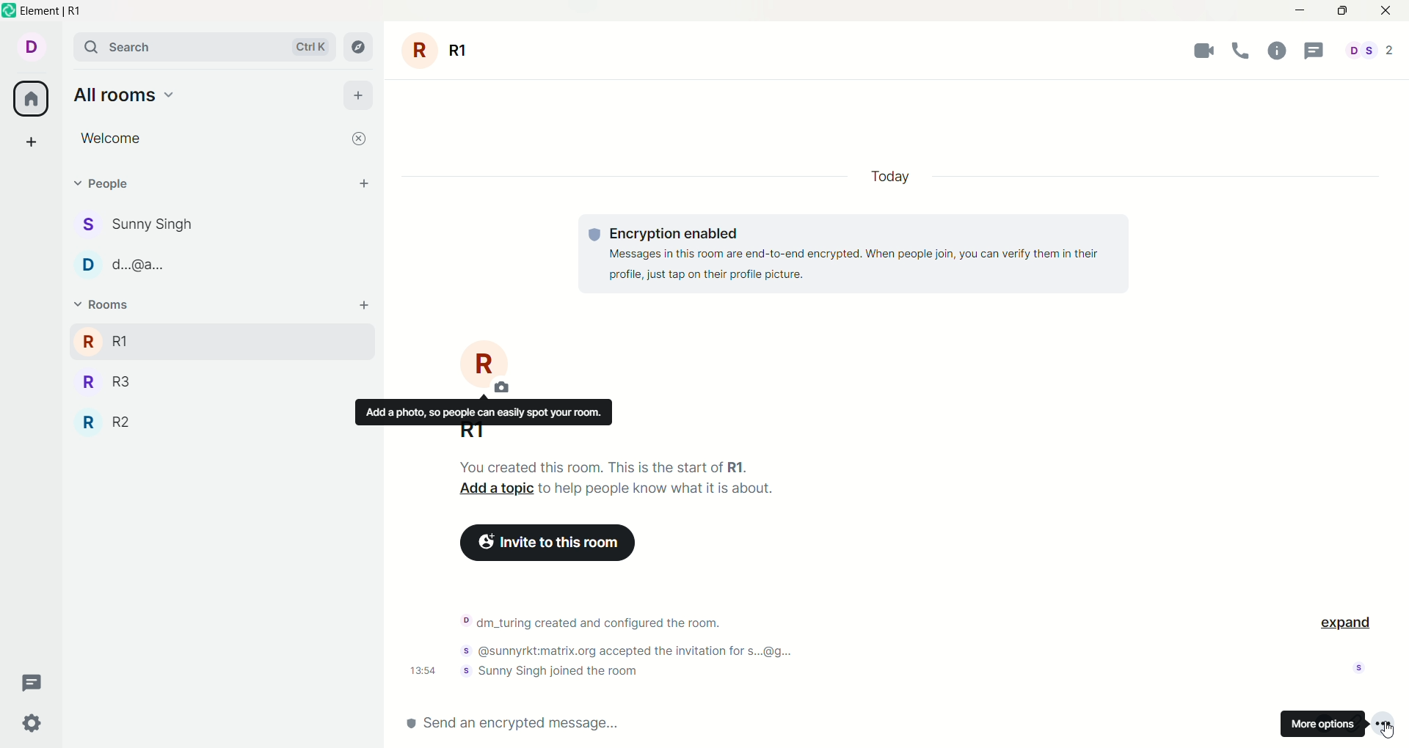 The width and height of the screenshot is (1409, 748). What do you see at coordinates (30, 98) in the screenshot?
I see `home` at bounding box center [30, 98].